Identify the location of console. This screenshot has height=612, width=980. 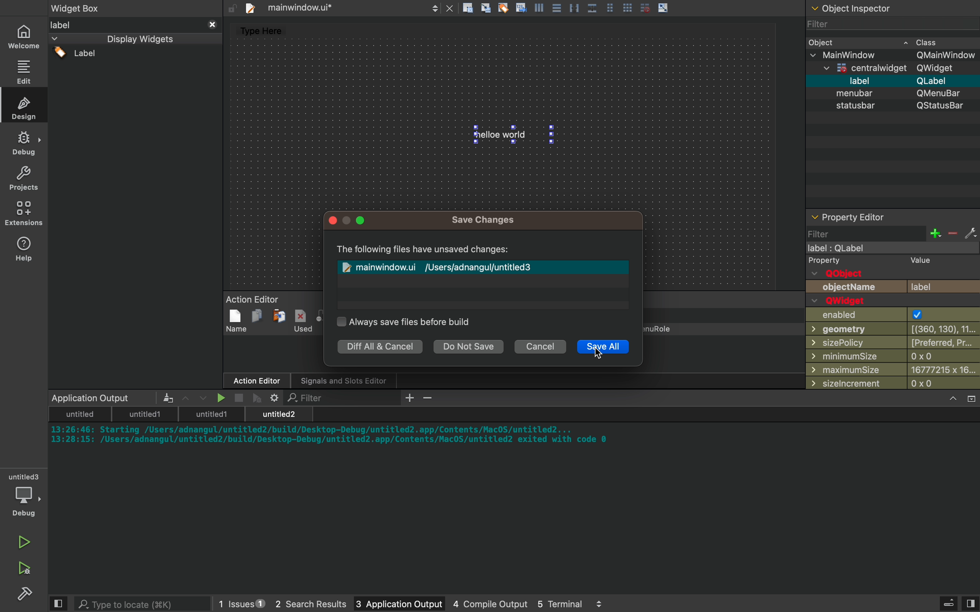
(516, 493).